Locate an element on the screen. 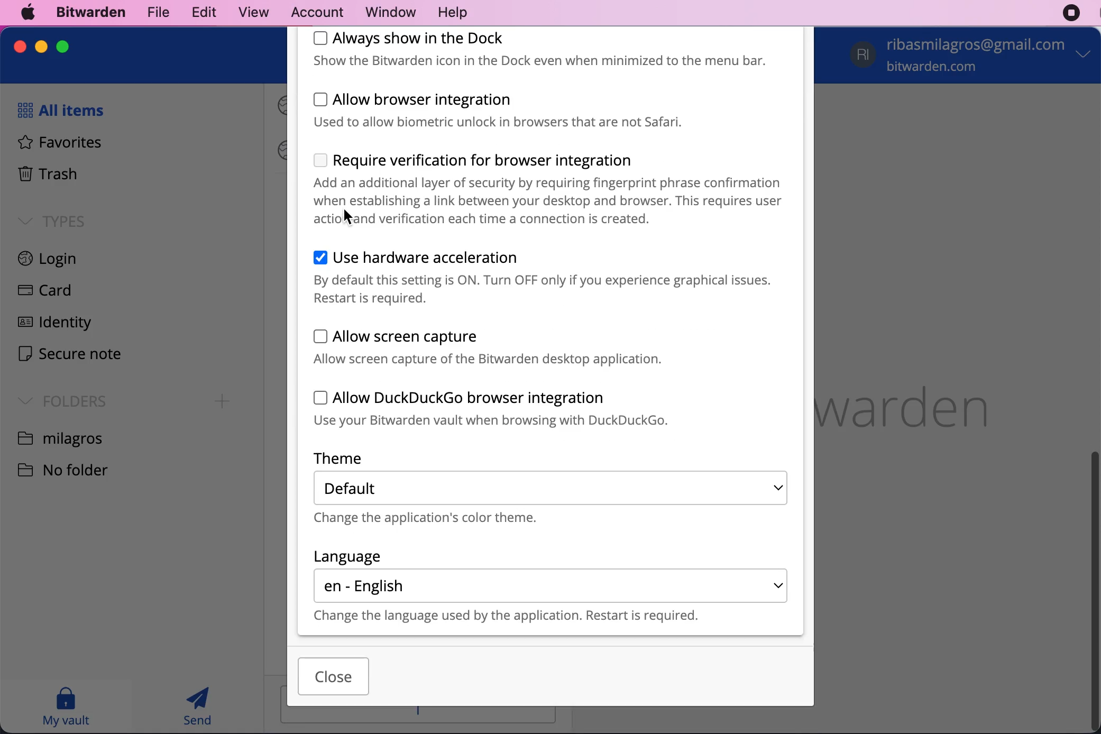  identity is located at coordinates (52, 325).